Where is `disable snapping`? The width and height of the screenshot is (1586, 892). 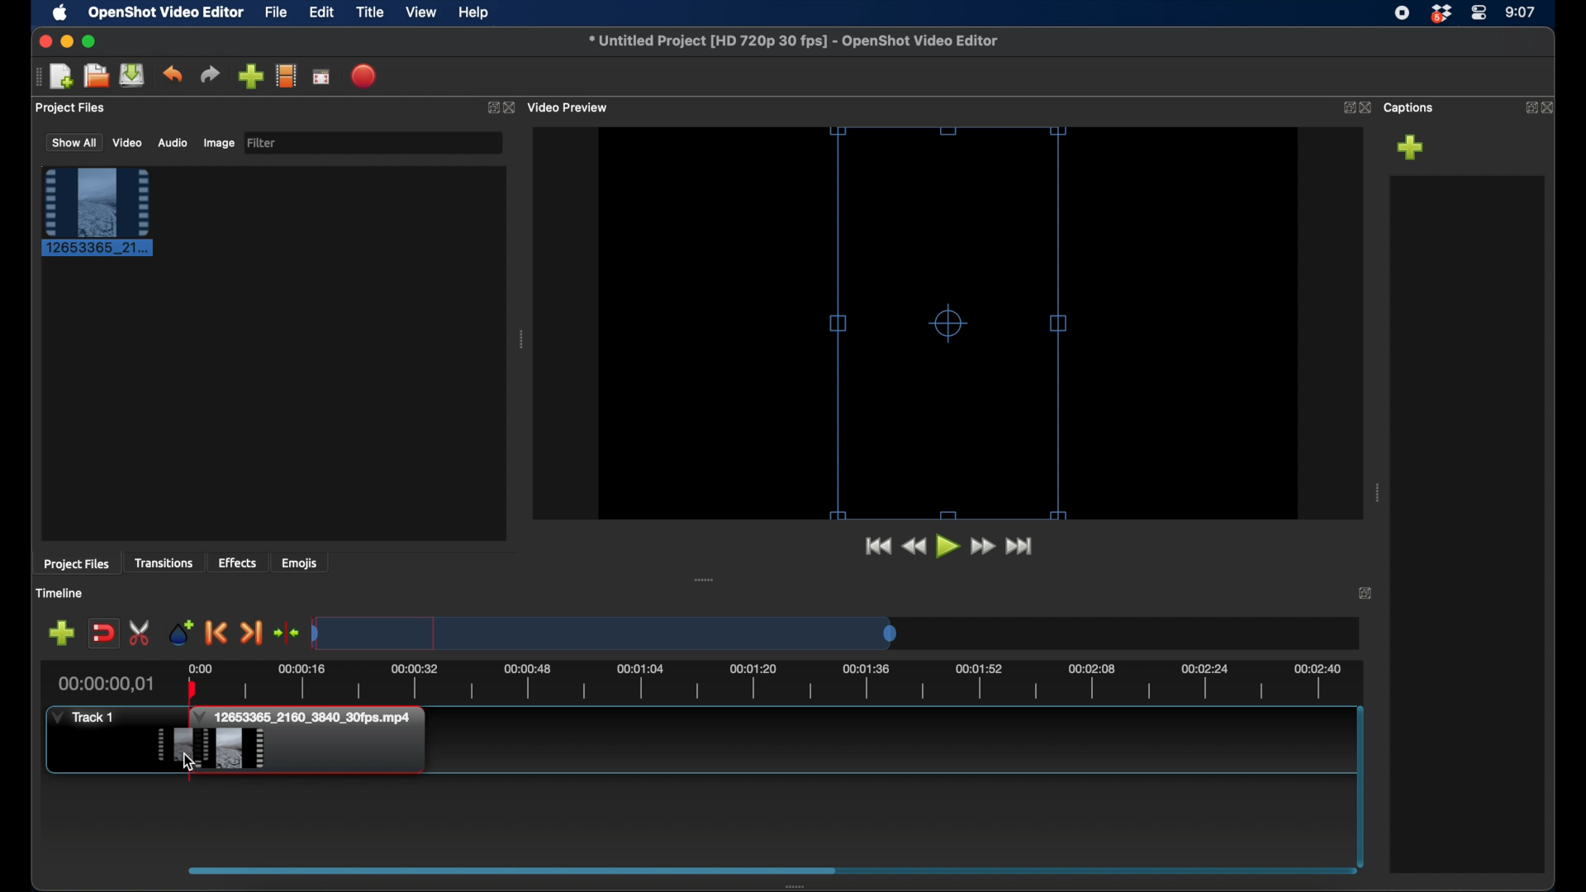 disable snapping is located at coordinates (102, 633).